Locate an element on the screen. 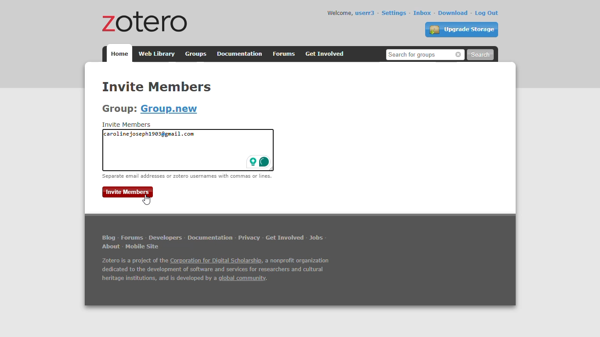 The width and height of the screenshot is (600, 337). zotero is located at coordinates (142, 21).